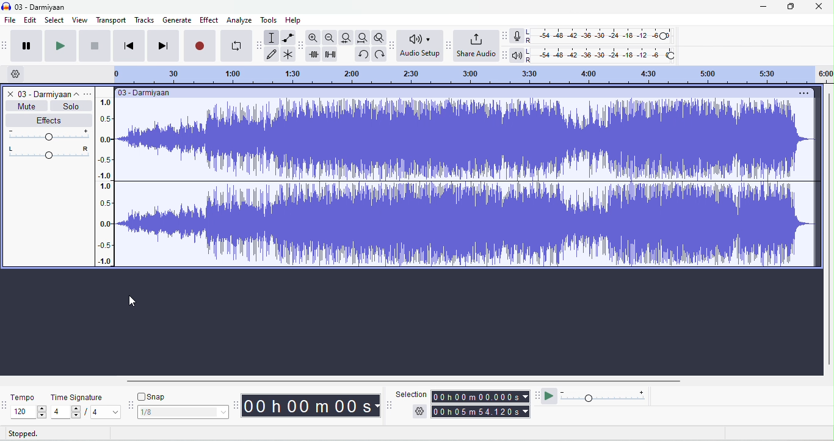 This screenshot has height=441, width=834. Describe the element at coordinates (400, 381) in the screenshot. I see `horizontal scroll bar` at that location.